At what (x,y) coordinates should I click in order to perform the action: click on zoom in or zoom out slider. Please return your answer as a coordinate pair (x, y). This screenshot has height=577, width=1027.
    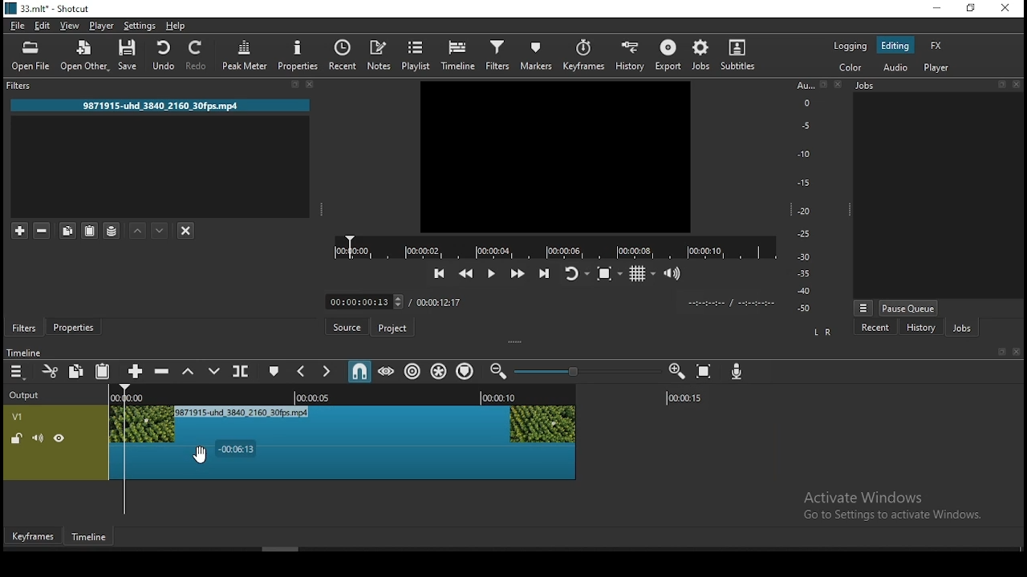
    Looking at the image, I should click on (583, 372).